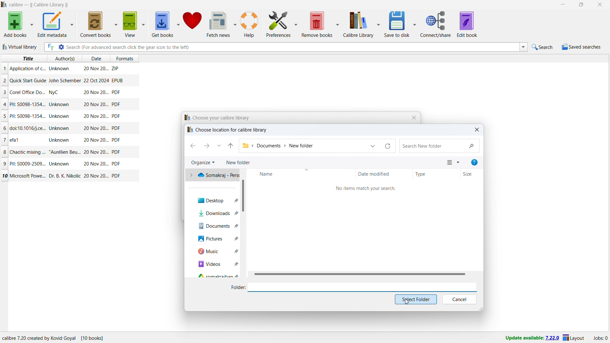 The height and width of the screenshot is (343, 610). I want to click on update, so click(532, 338).